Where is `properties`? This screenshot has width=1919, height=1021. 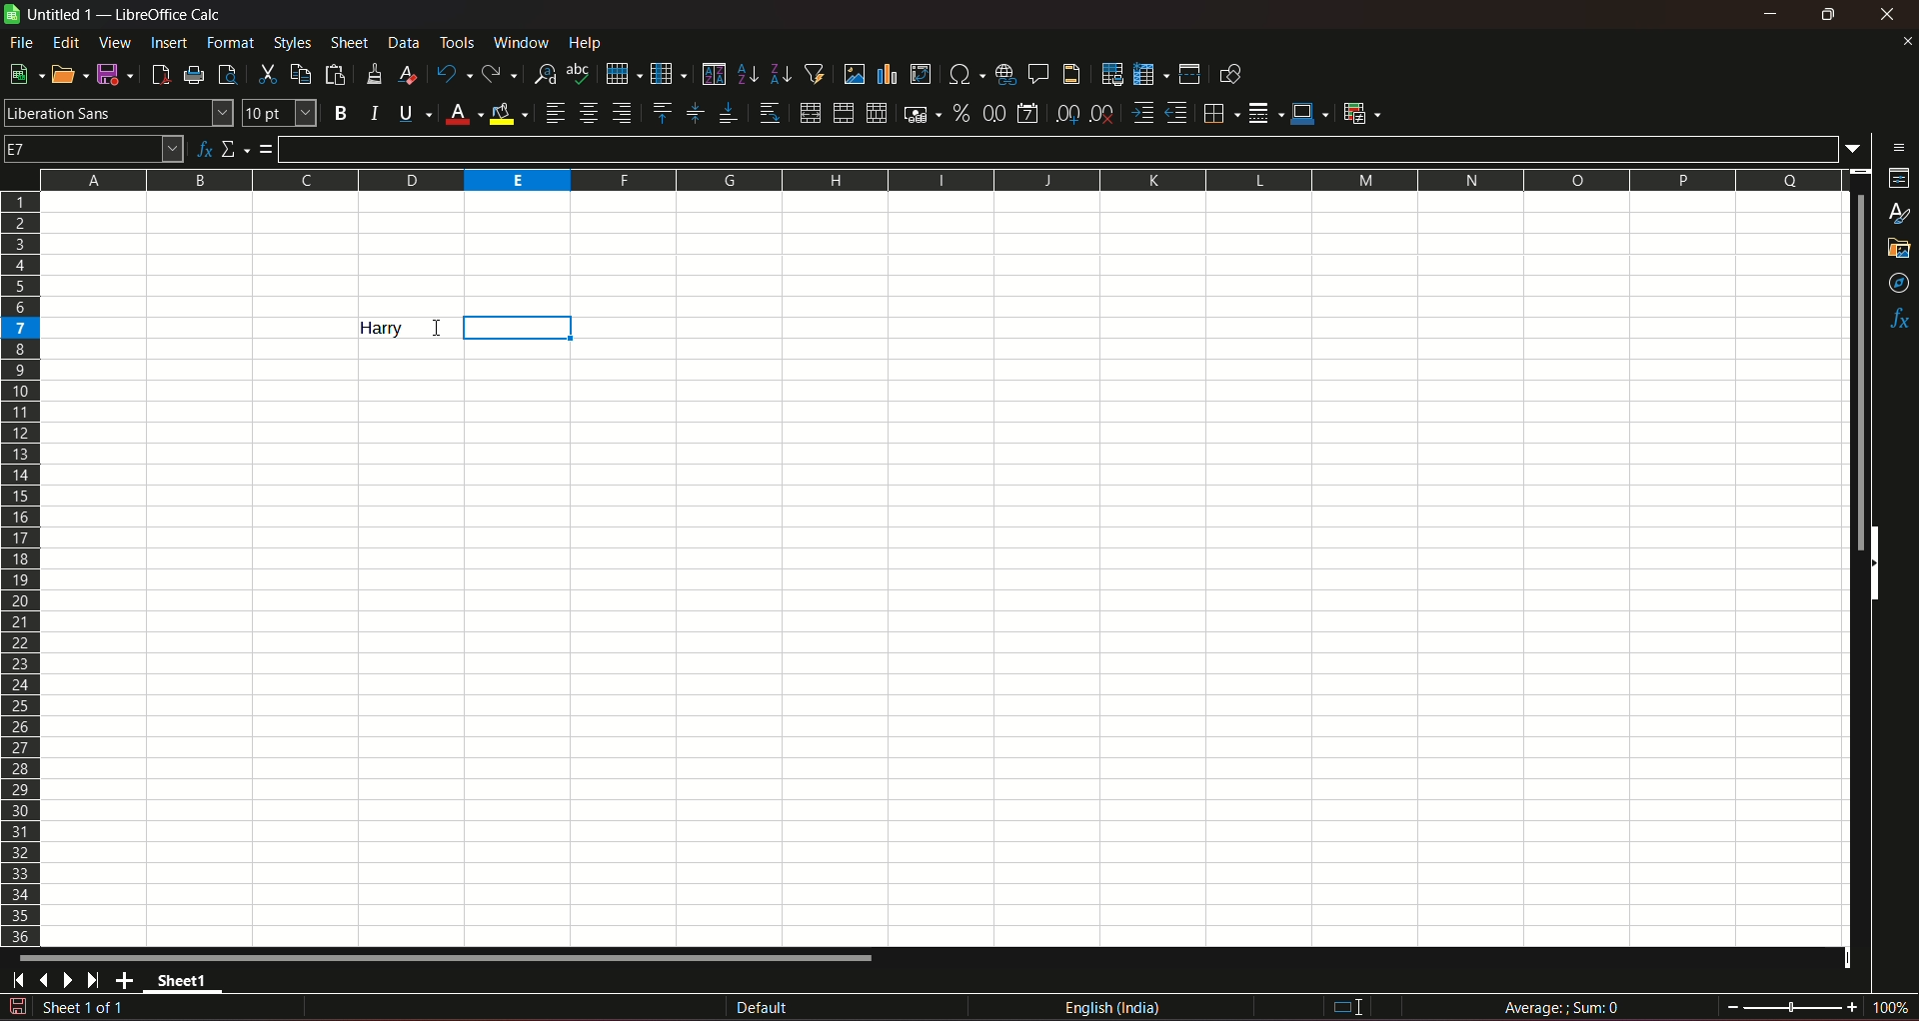 properties is located at coordinates (1899, 180).